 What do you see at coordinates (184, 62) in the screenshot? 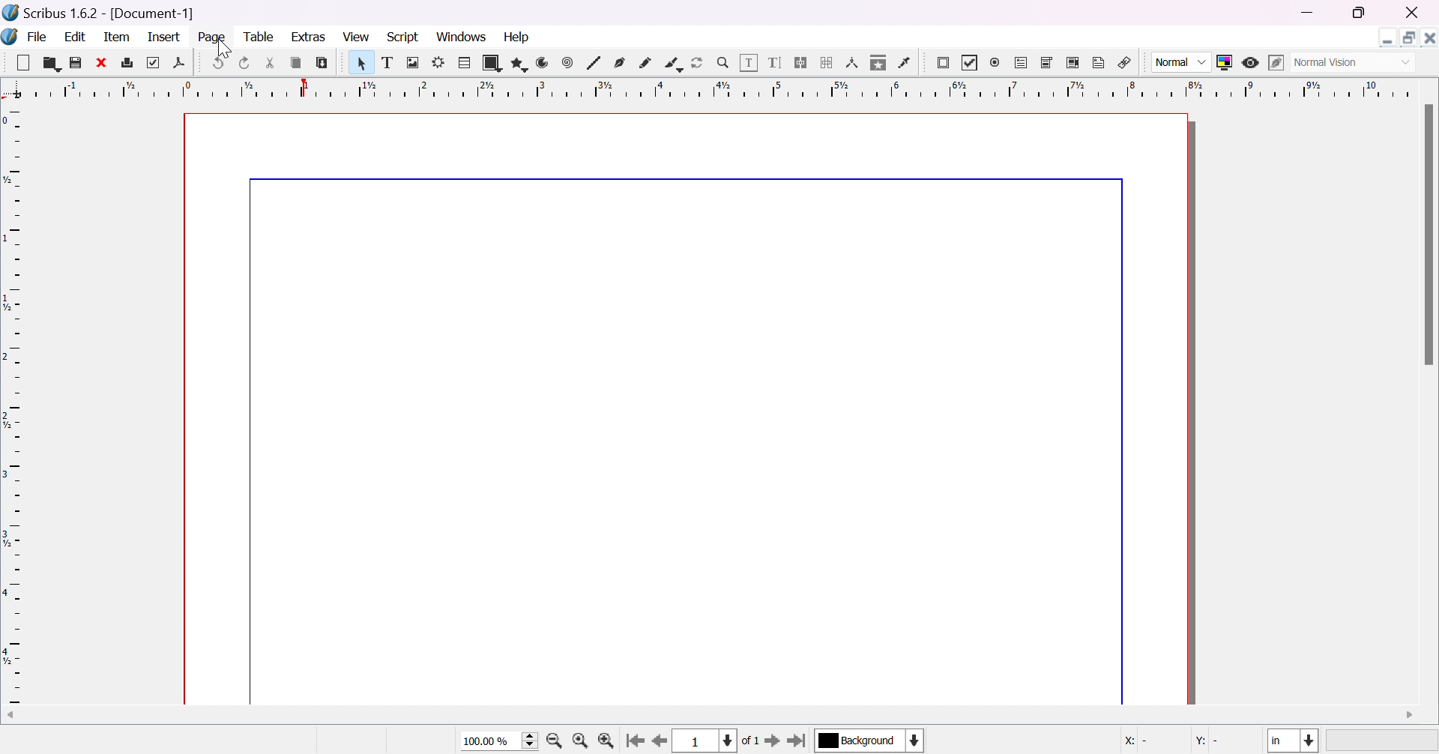
I see `save as pdf` at bounding box center [184, 62].